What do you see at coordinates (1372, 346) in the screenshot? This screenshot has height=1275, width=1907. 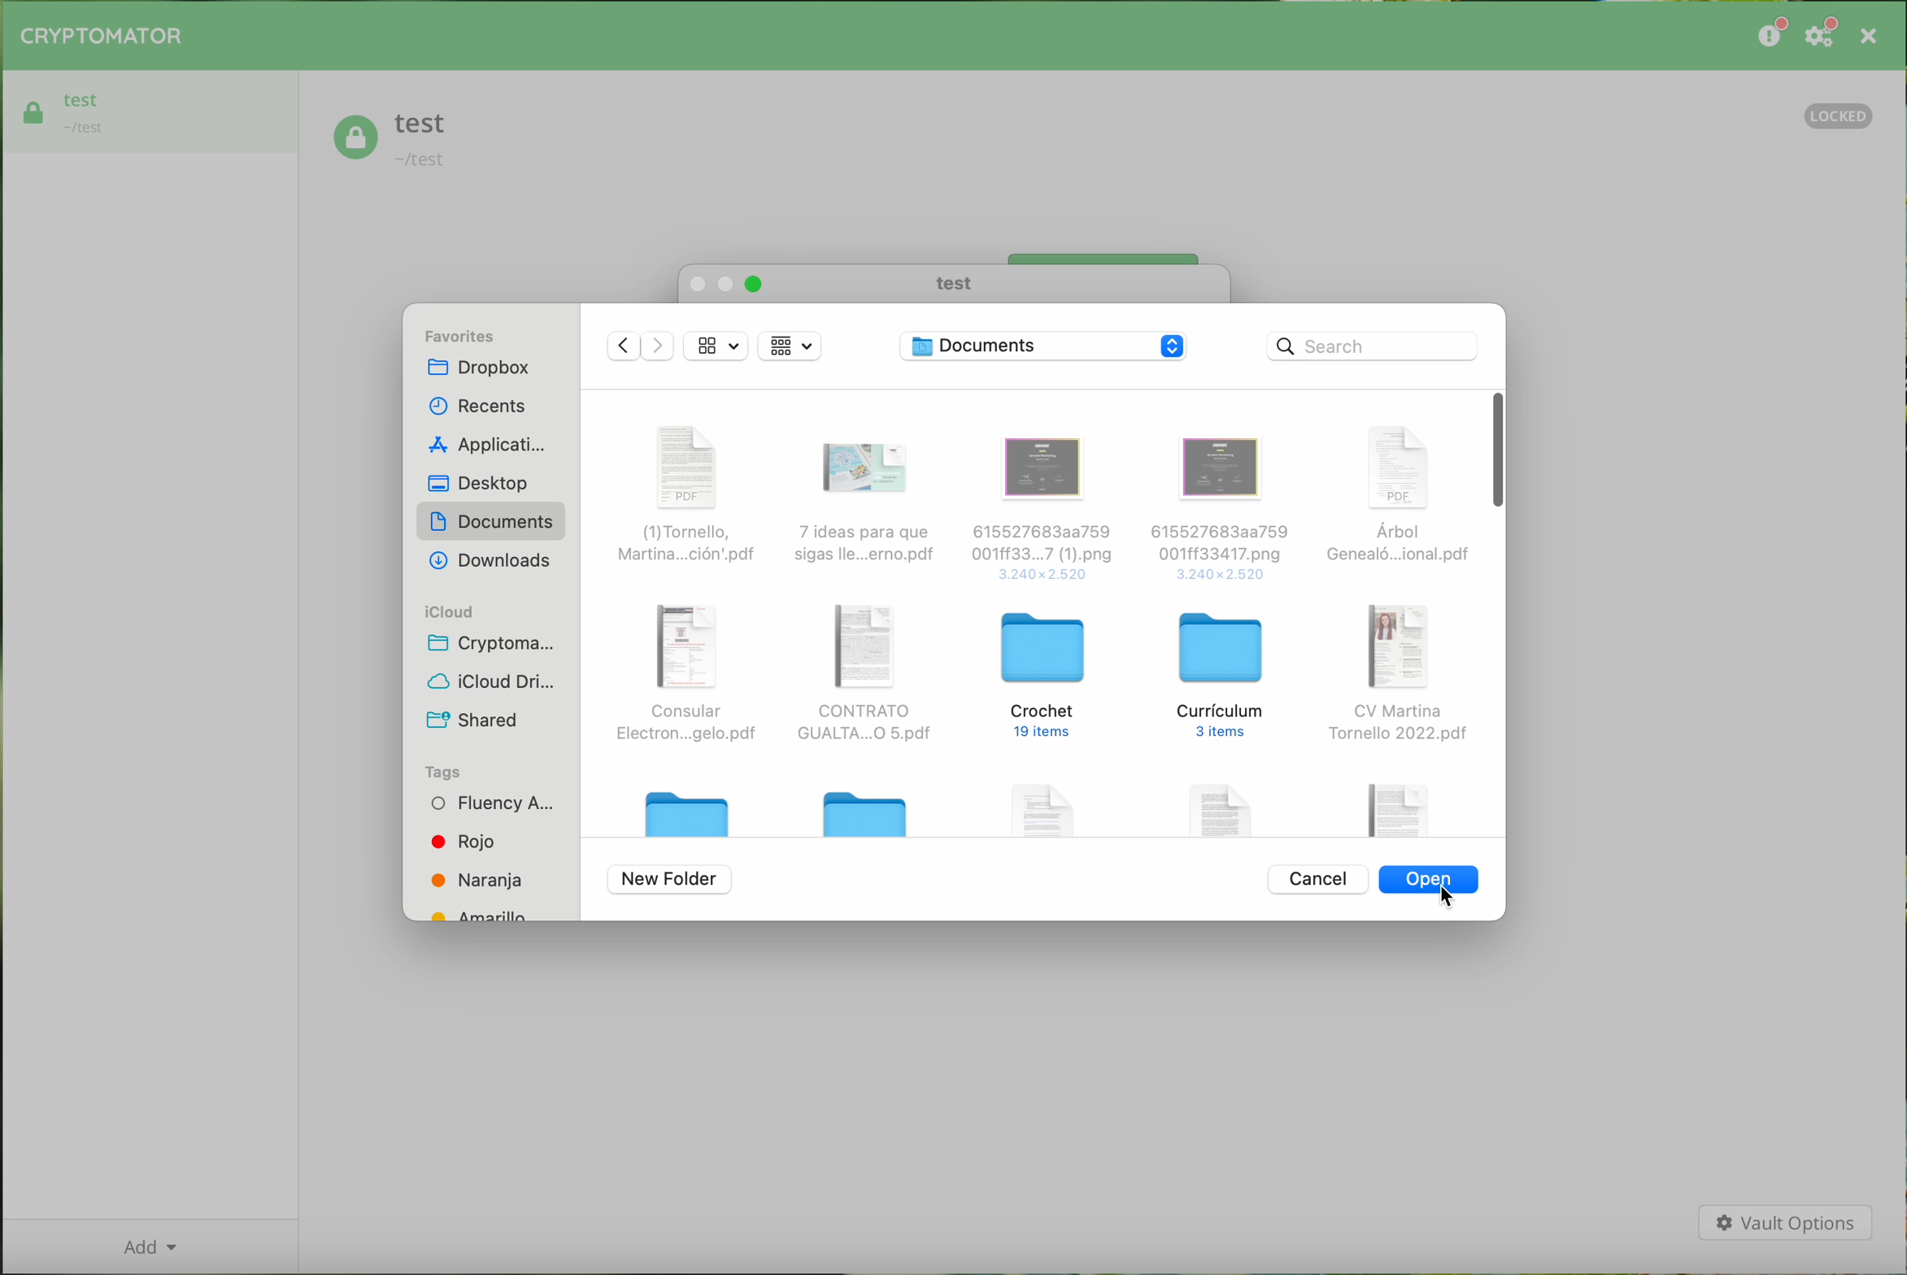 I see `search bar` at bounding box center [1372, 346].